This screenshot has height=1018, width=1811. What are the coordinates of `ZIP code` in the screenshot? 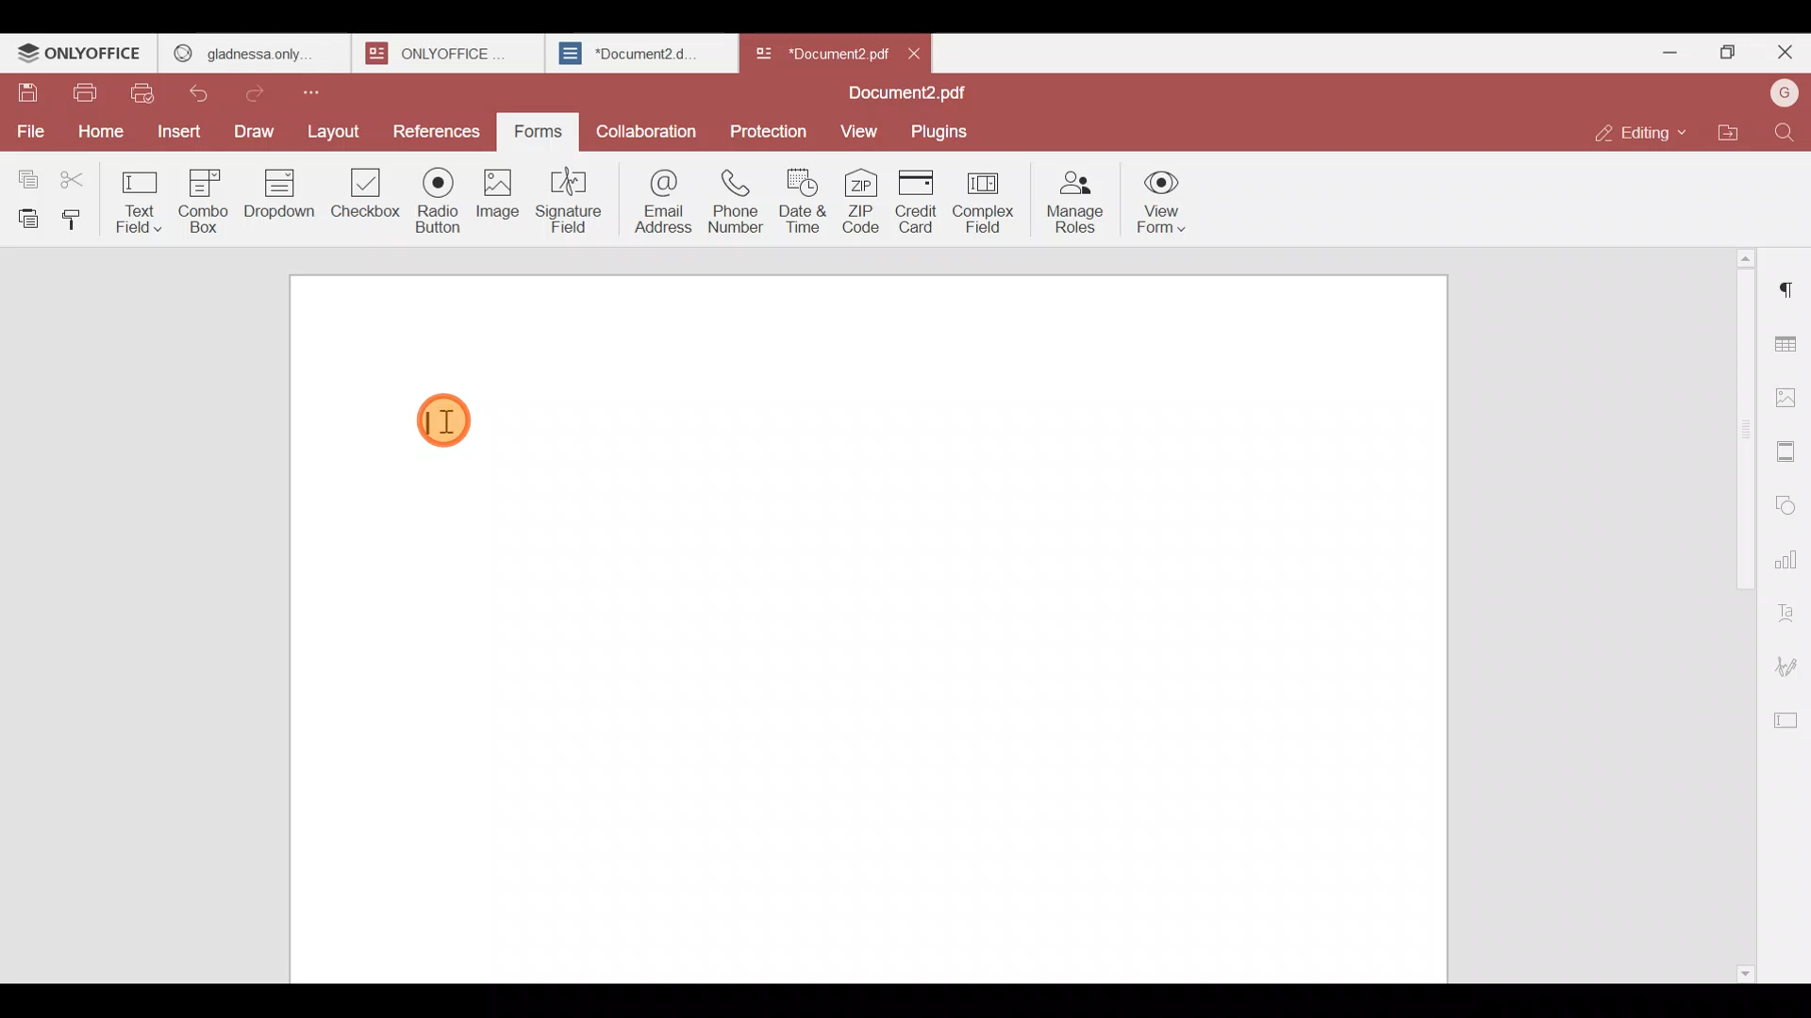 It's located at (864, 199).